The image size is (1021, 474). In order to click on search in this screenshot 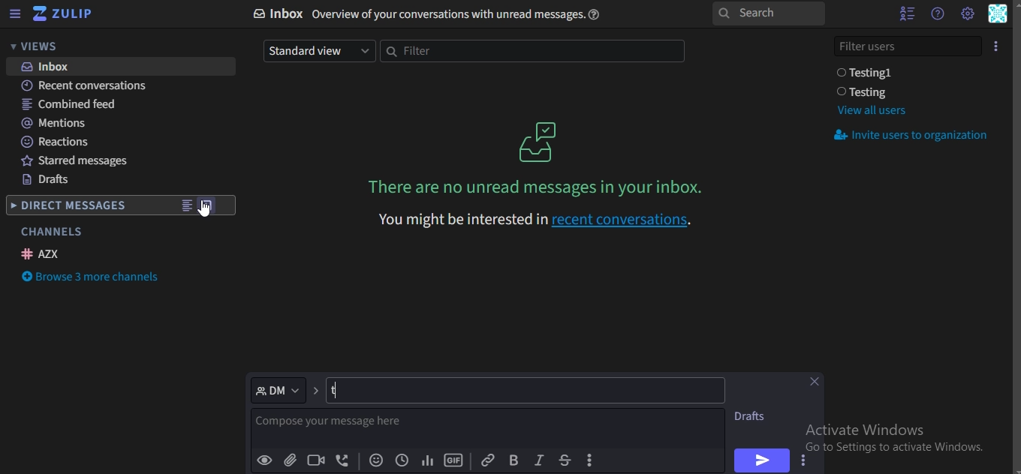, I will do `click(767, 14)`.